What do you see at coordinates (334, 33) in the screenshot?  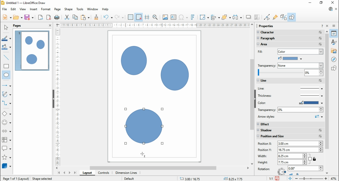 I see `properties` at bounding box center [334, 33].